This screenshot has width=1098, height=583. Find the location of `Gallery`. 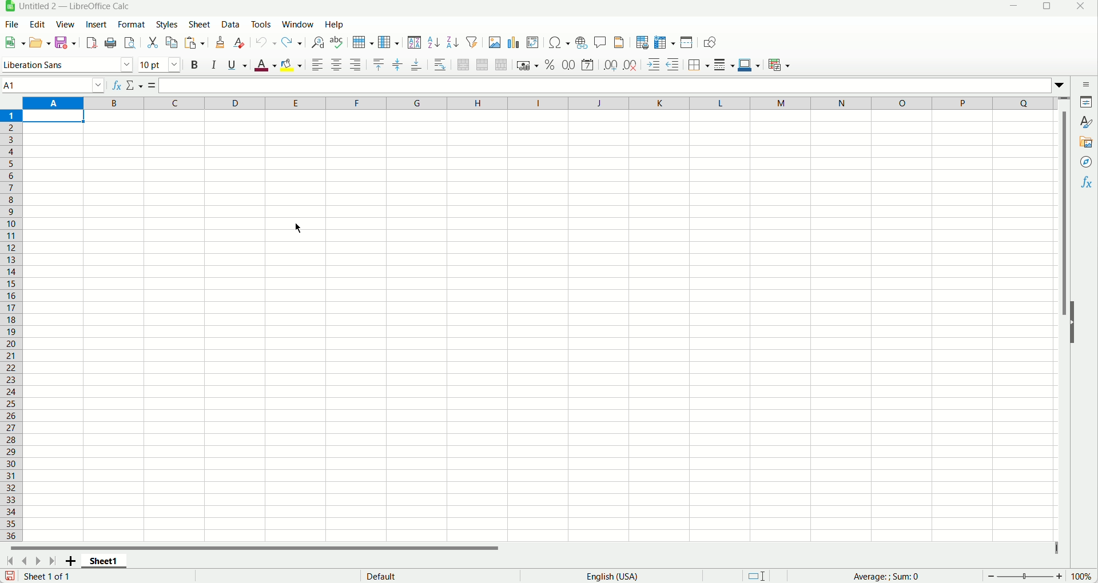

Gallery is located at coordinates (1085, 143).